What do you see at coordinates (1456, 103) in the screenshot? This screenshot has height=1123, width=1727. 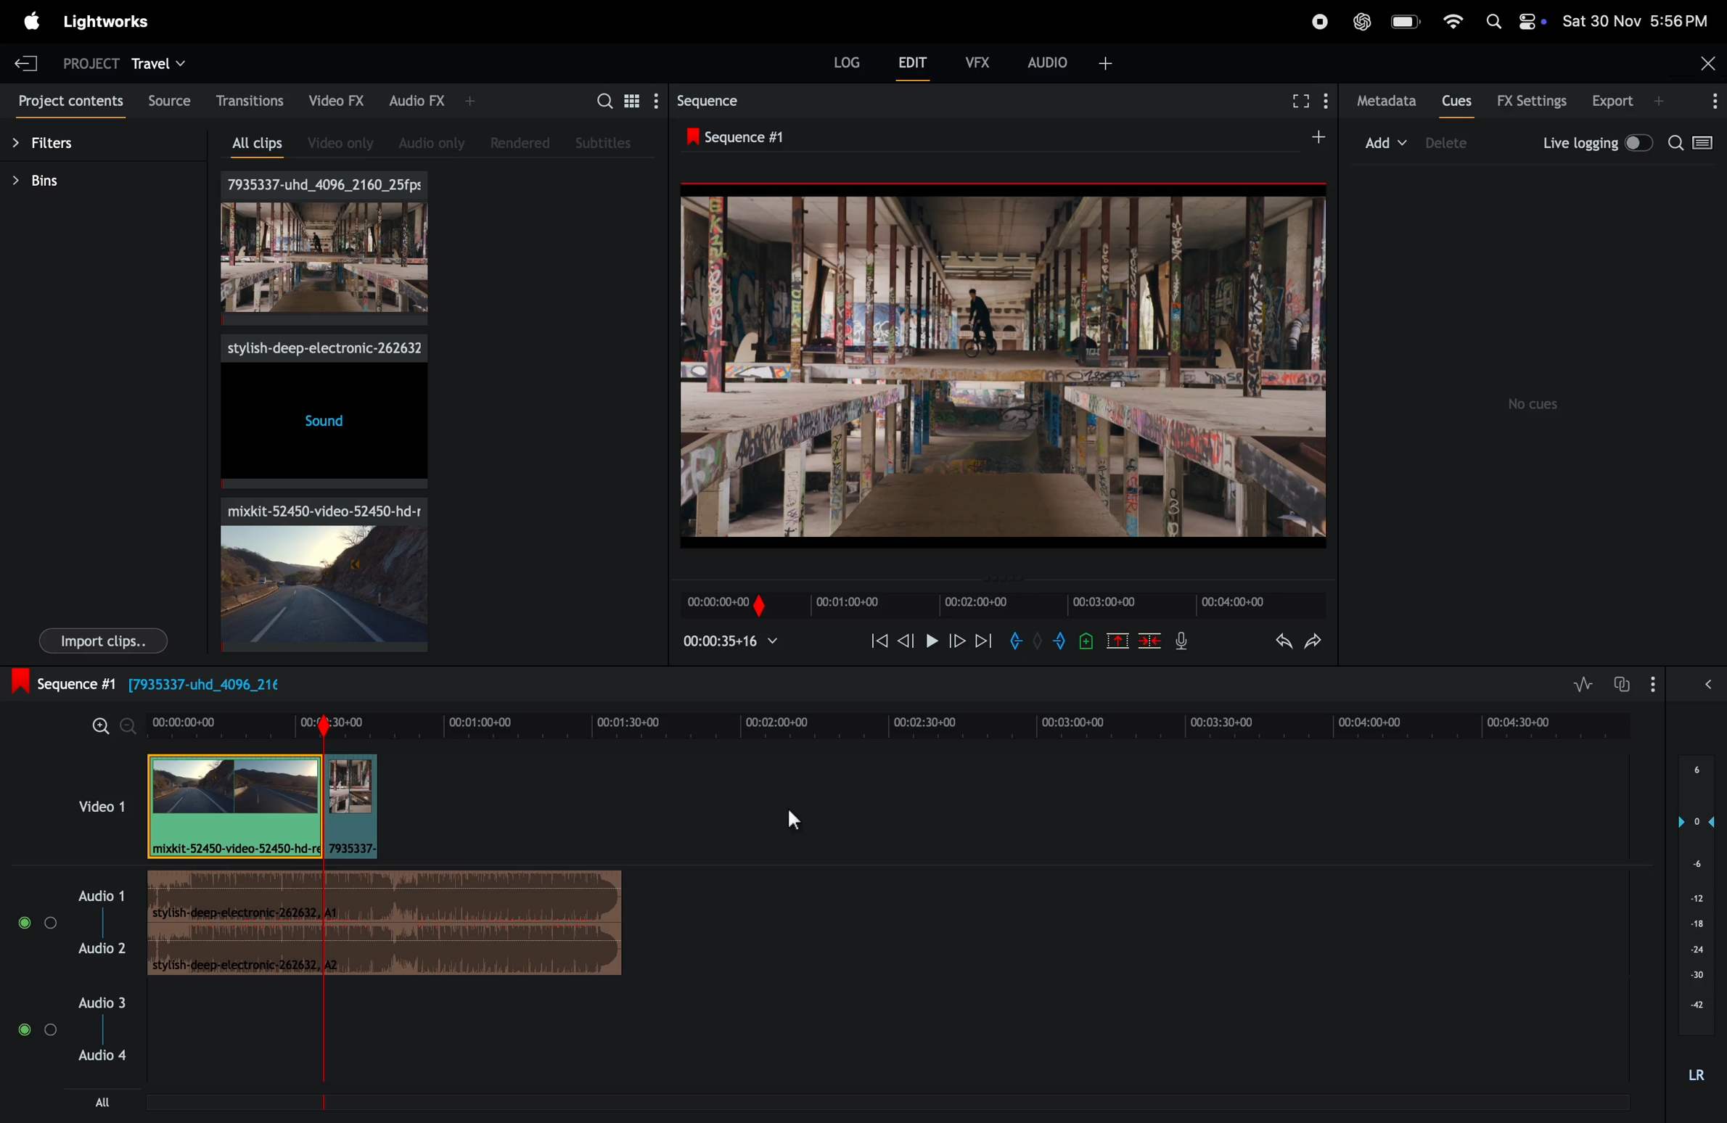 I see `cues` at bounding box center [1456, 103].